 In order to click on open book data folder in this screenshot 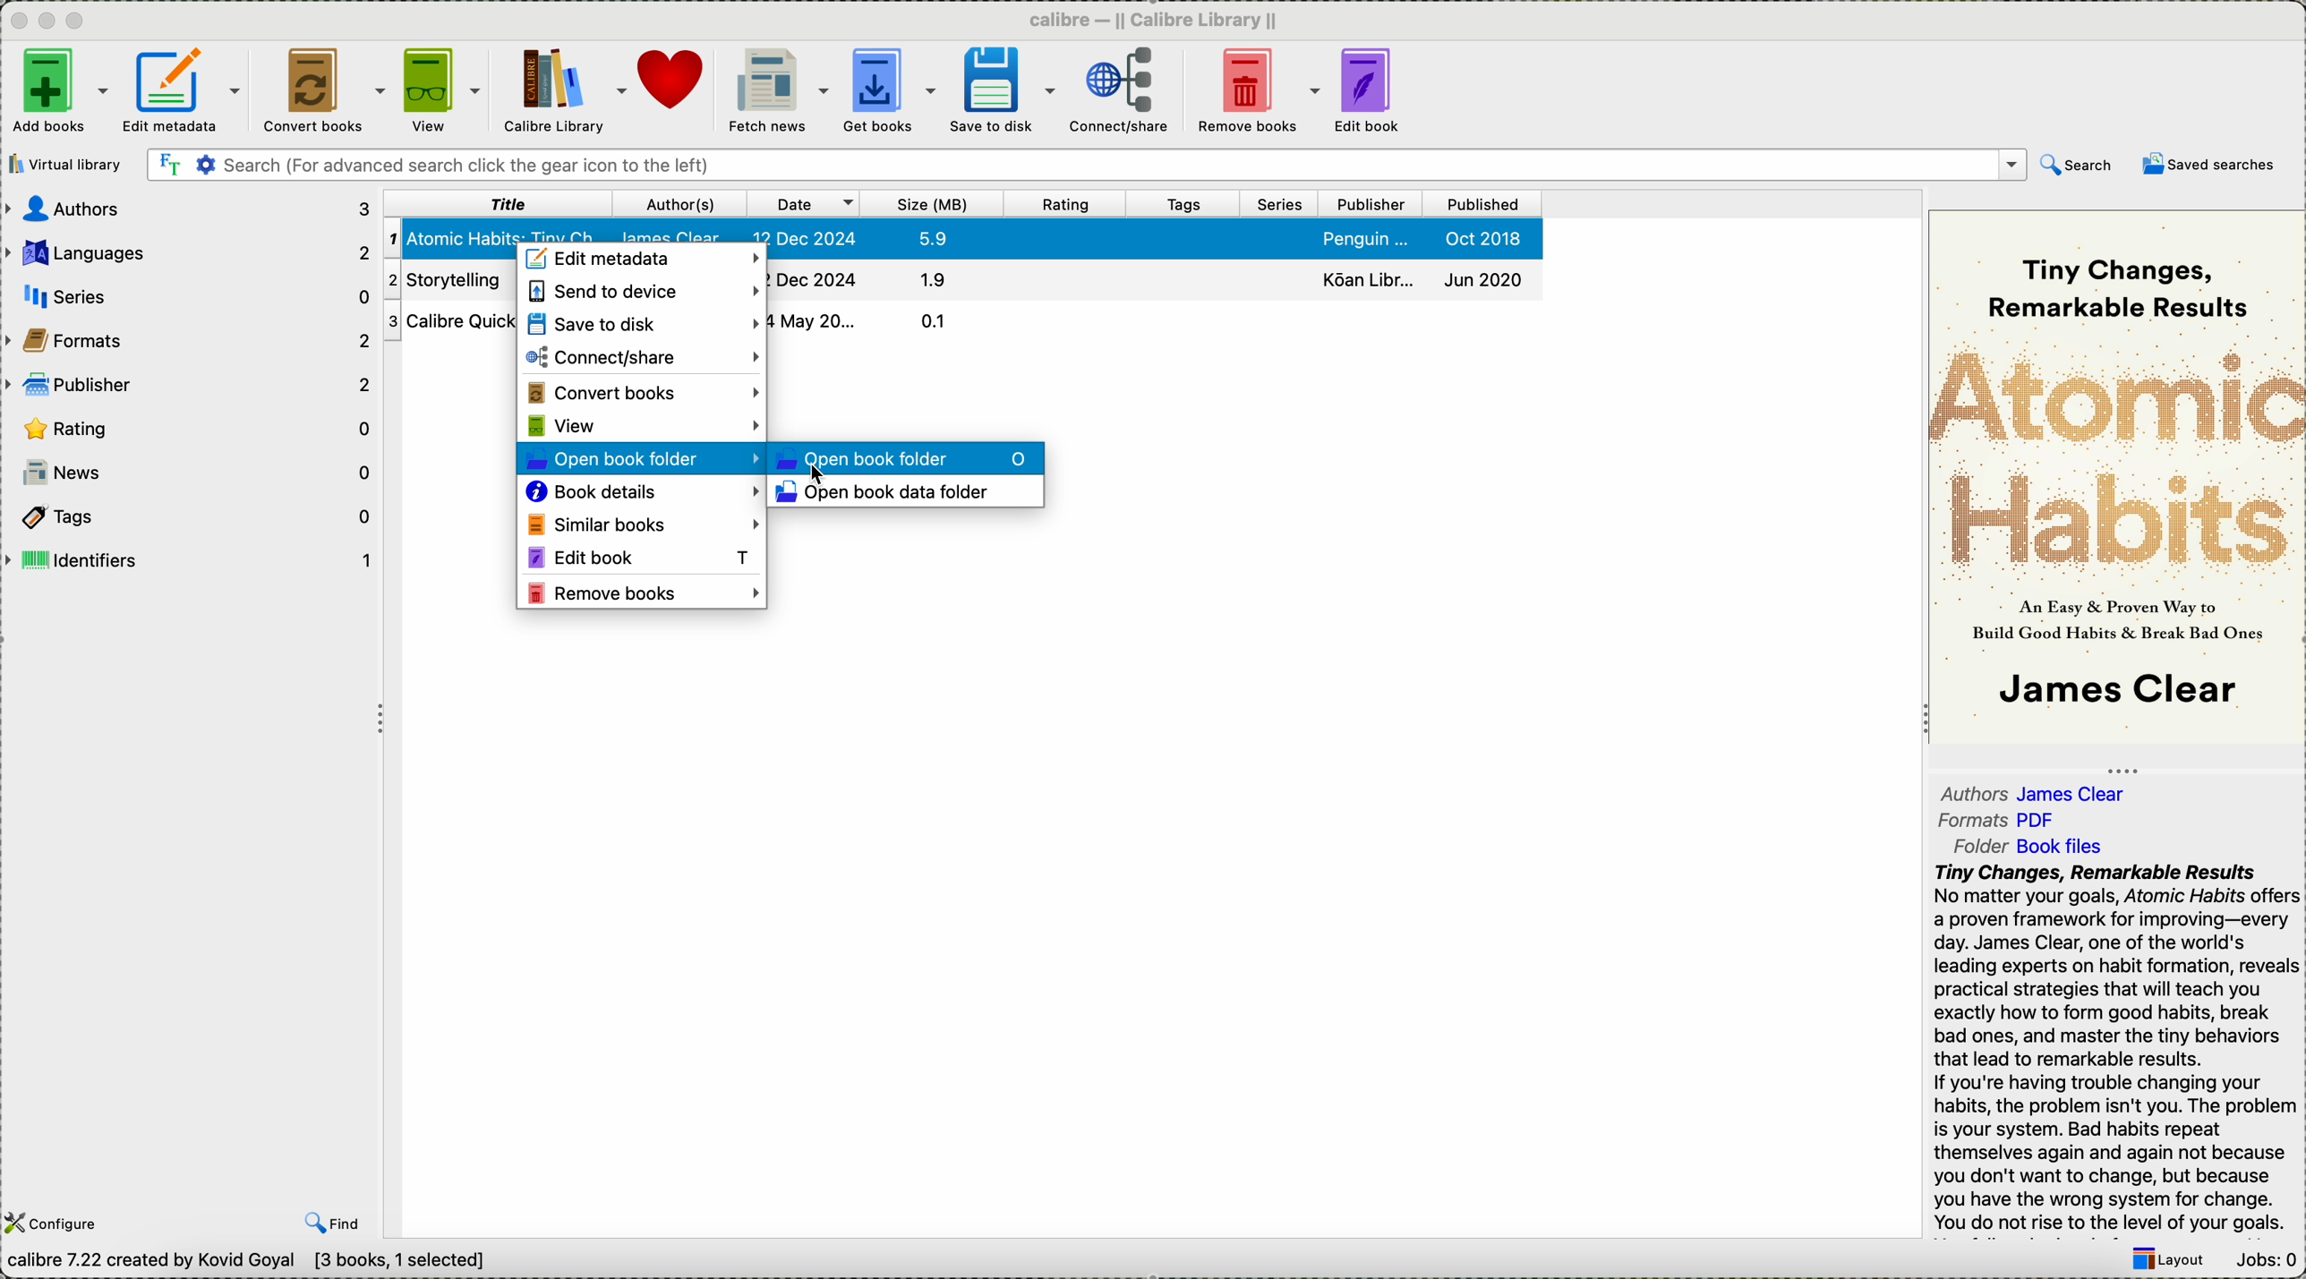, I will do `click(890, 494)`.